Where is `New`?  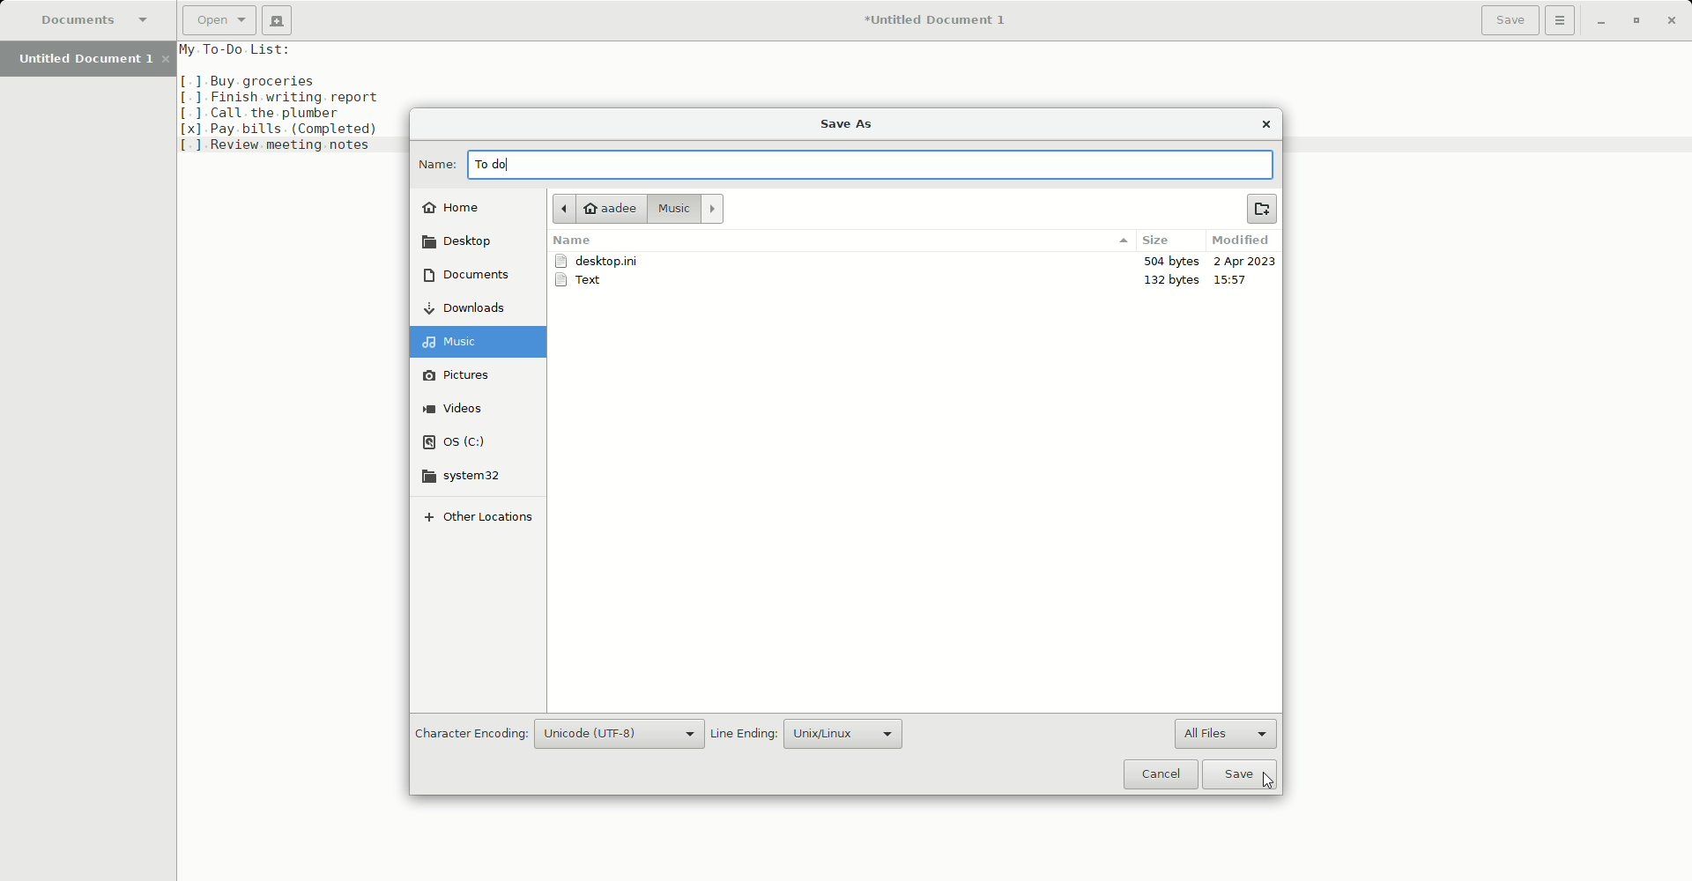 New is located at coordinates (278, 19).